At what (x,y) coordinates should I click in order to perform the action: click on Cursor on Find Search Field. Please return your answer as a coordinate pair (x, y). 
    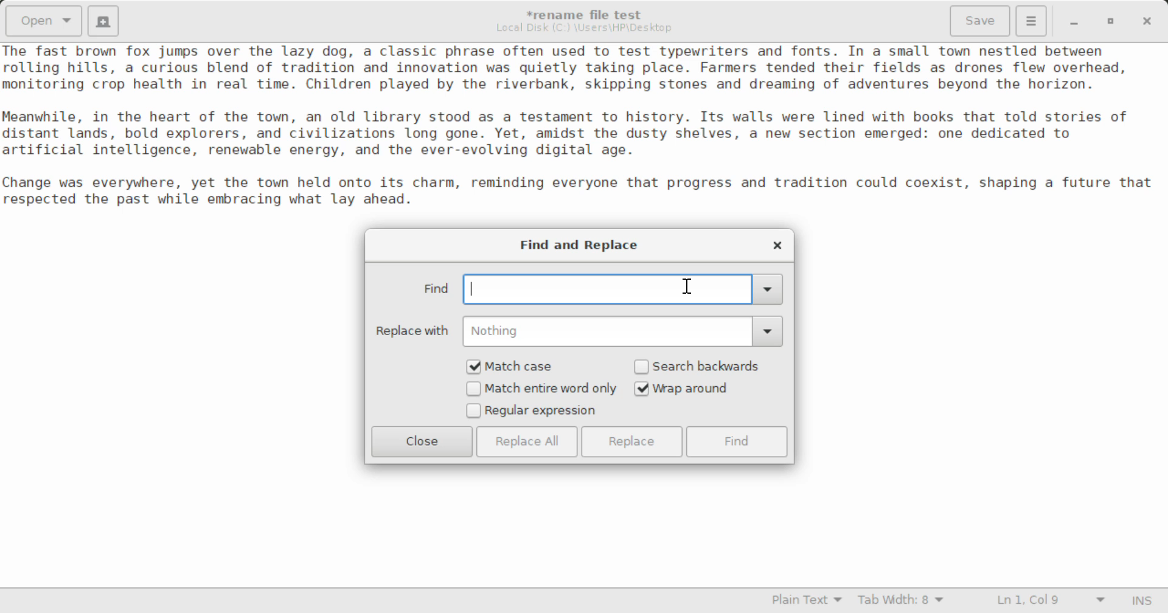
    Looking at the image, I should click on (600, 289).